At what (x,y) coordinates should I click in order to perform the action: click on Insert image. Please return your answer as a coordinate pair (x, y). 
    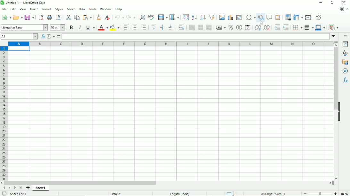
    Looking at the image, I should click on (221, 17).